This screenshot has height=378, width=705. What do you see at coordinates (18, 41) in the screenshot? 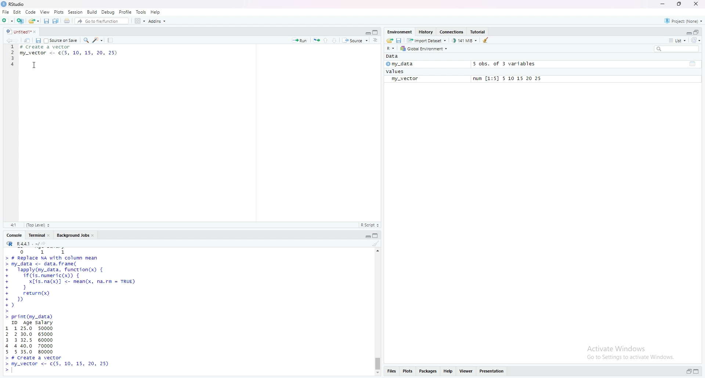
I see `go forward` at bounding box center [18, 41].